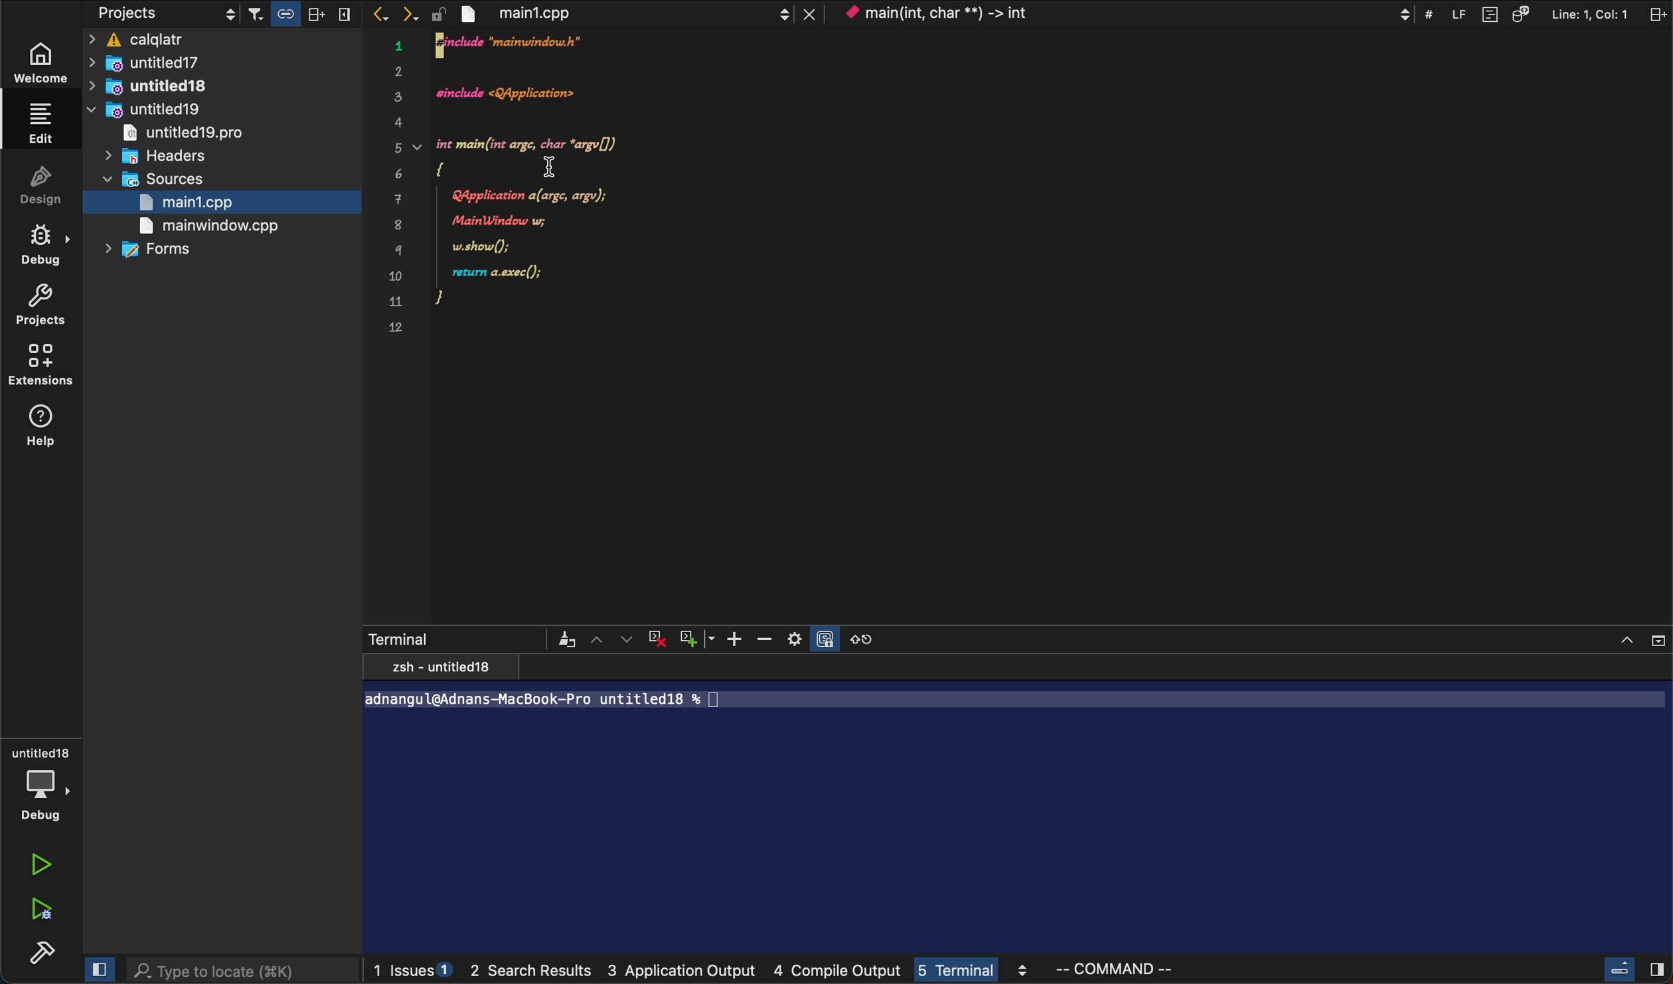 This screenshot has width=1673, height=984. Describe the element at coordinates (212, 227) in the screenshot. I see `main window` at that location.